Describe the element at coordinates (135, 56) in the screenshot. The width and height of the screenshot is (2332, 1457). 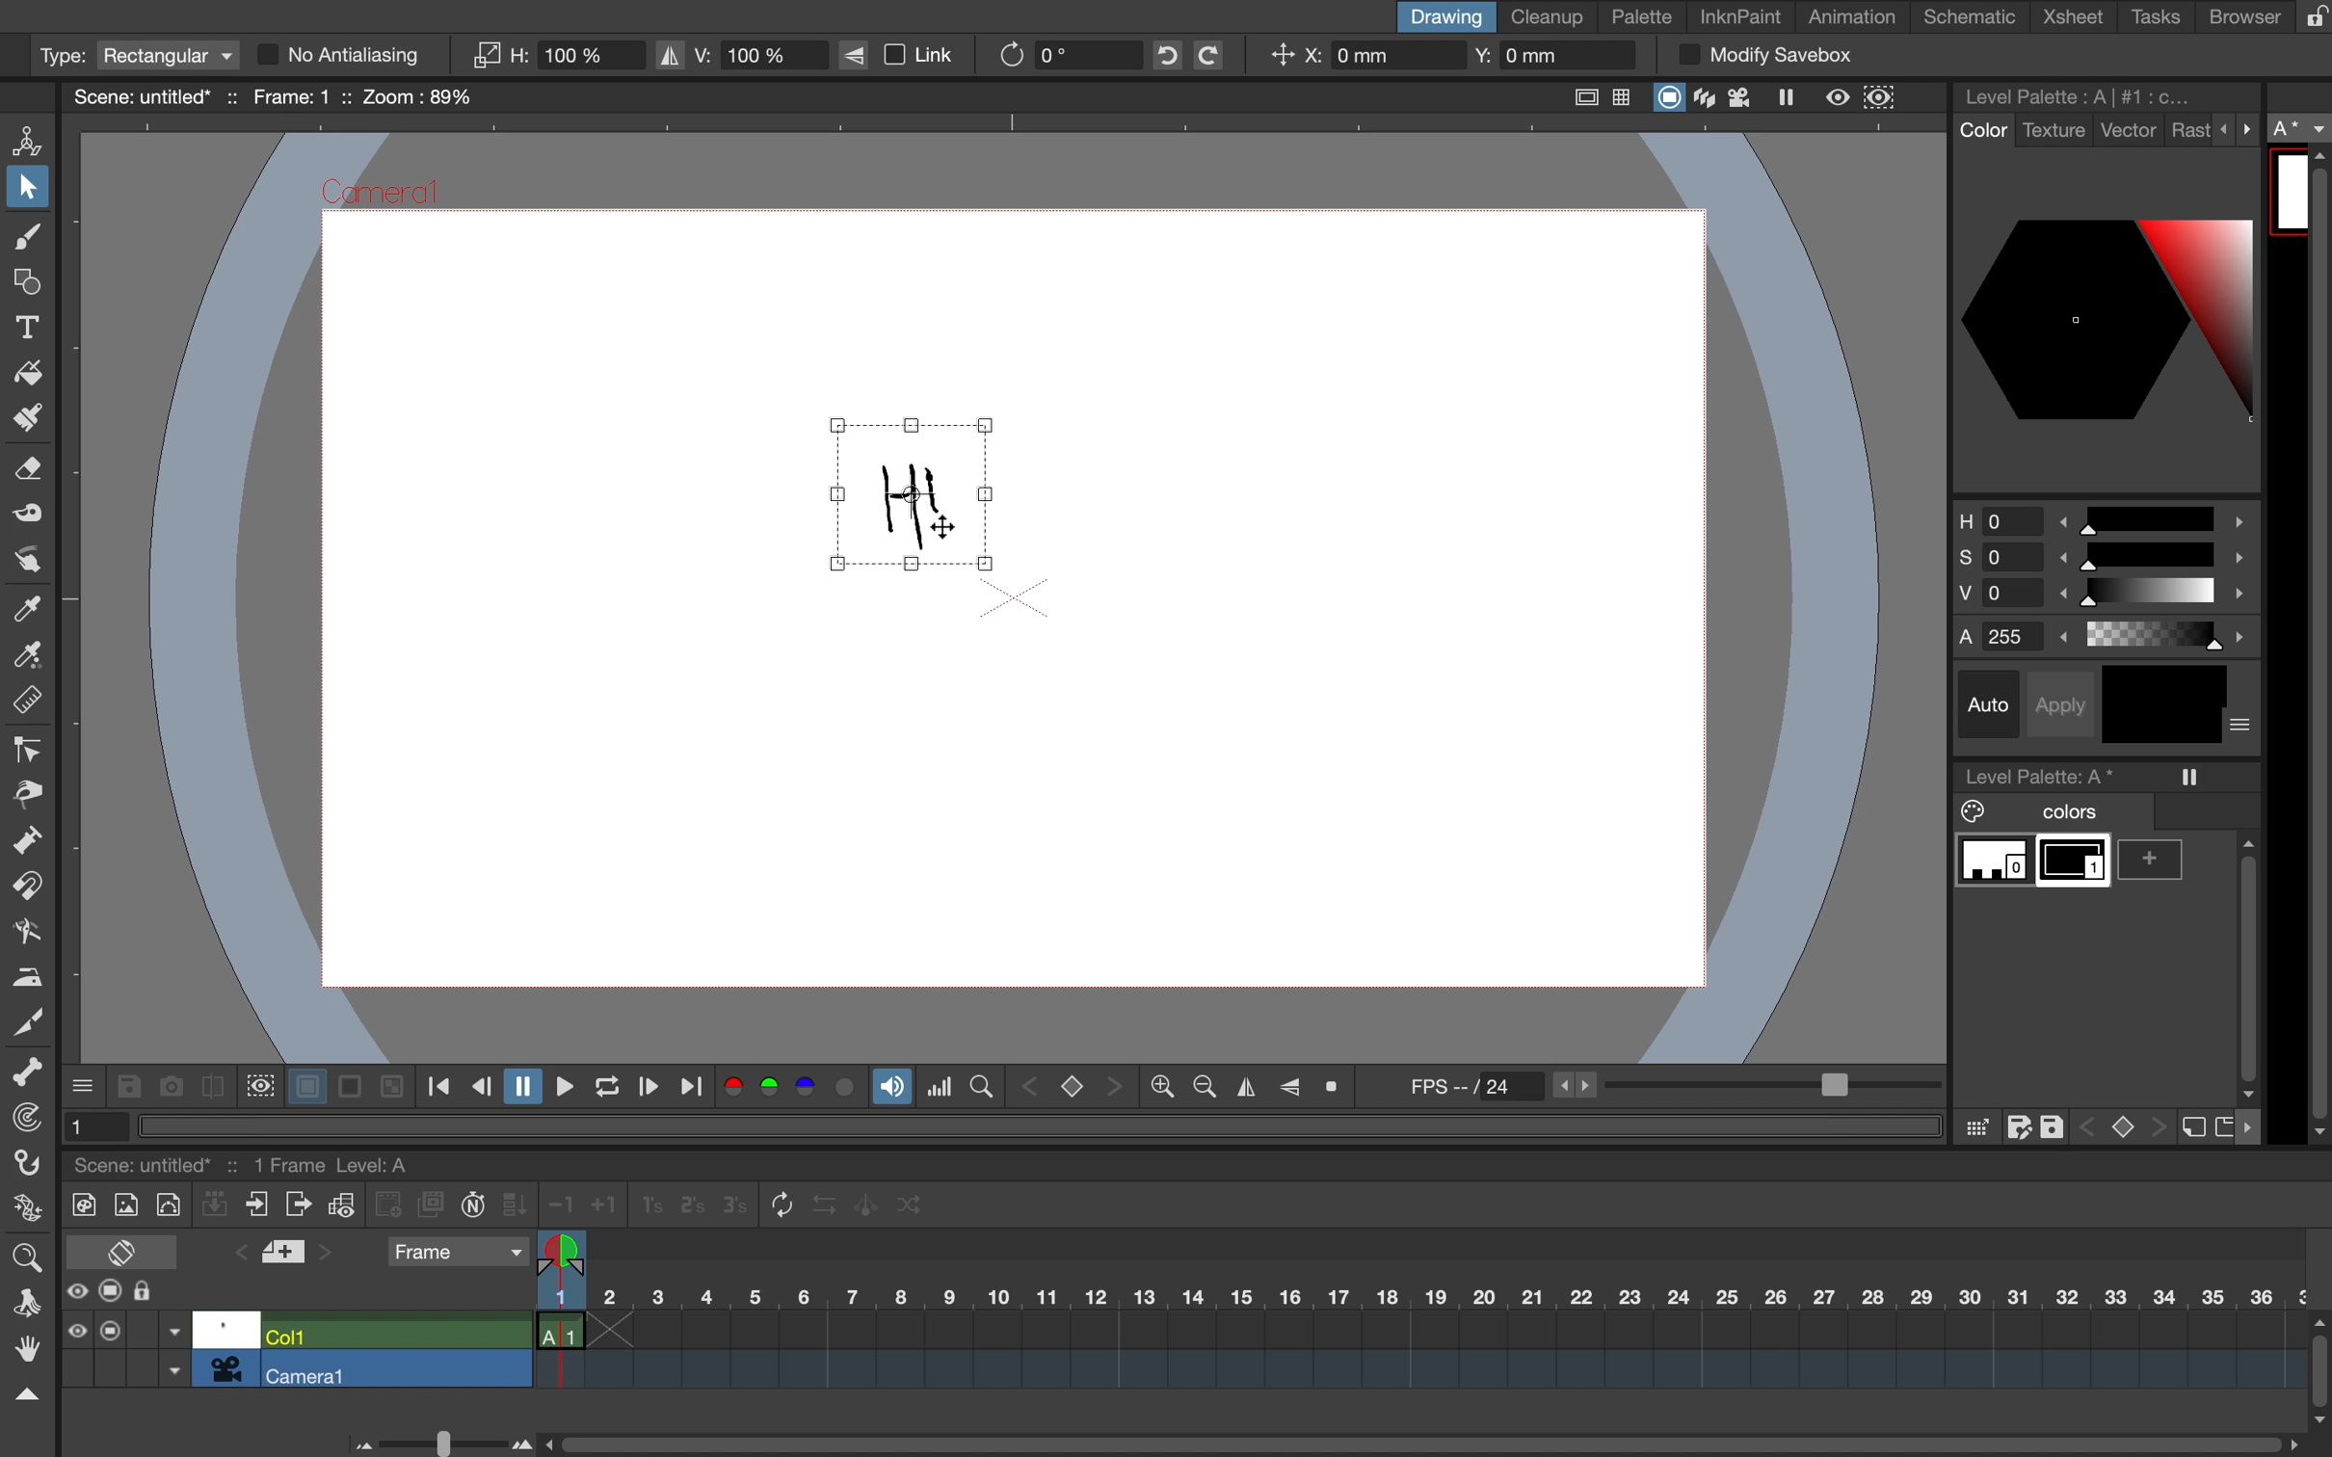
I see `type rectangular` at that location.